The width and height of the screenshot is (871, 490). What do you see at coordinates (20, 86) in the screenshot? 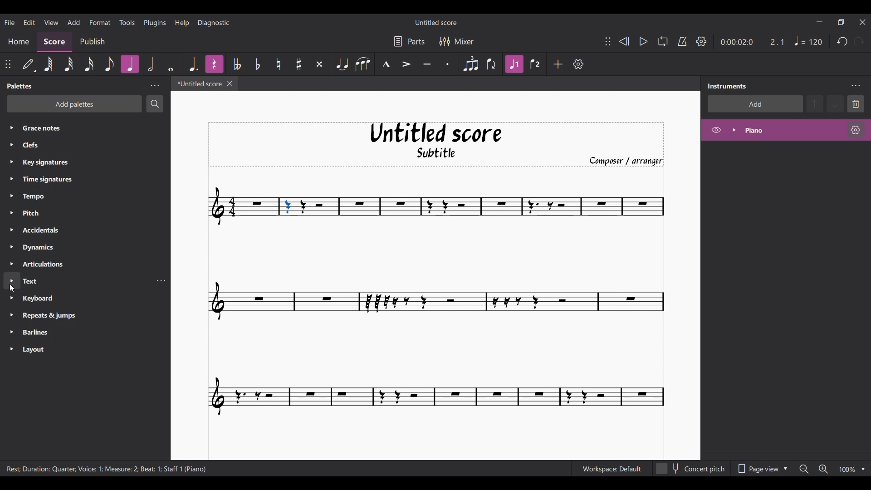
I see `Panel title` at bounding box center [20, 86].